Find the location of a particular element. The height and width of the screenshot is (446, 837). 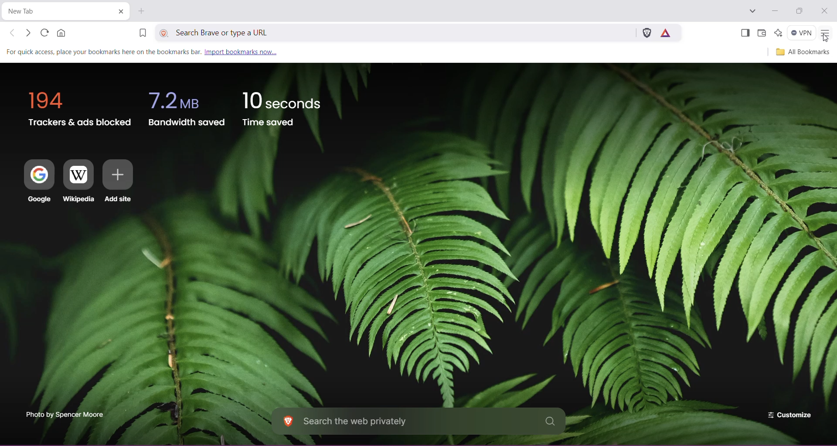

cursor is located at coordinates (824, 40).